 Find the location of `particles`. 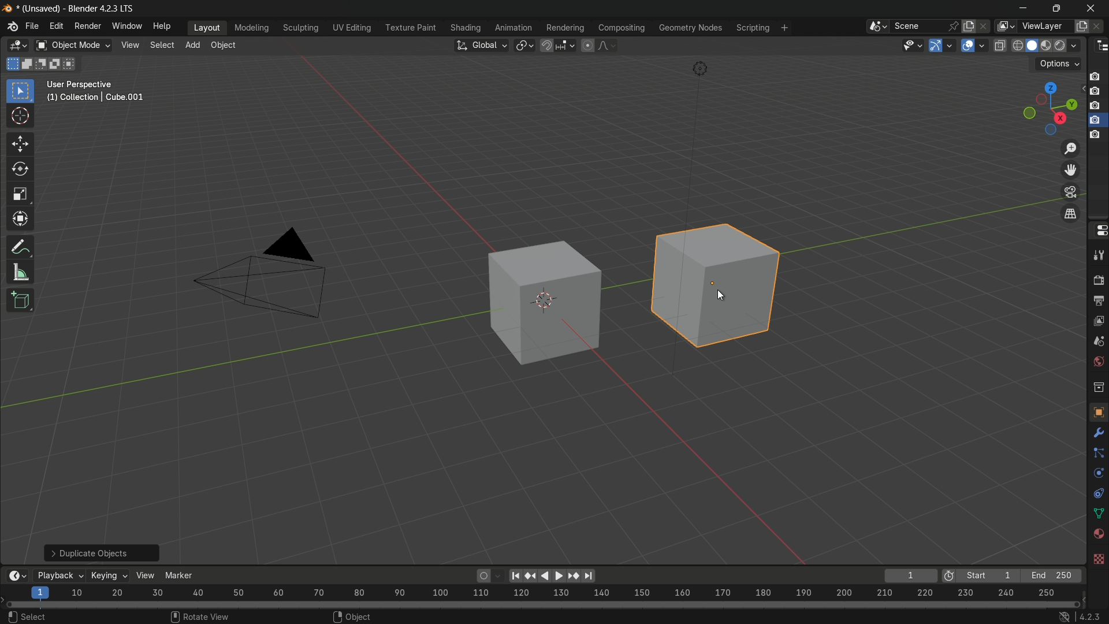

particles is located at coordinates (1098, 452).